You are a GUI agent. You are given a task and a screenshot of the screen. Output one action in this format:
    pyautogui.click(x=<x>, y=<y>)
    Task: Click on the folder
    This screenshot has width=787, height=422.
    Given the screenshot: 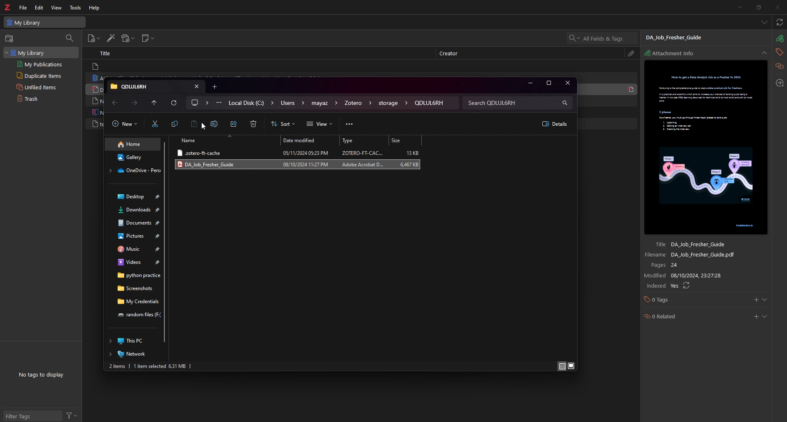 What is the action you would take?
    pyautogui.click(x=357, y=103)
    